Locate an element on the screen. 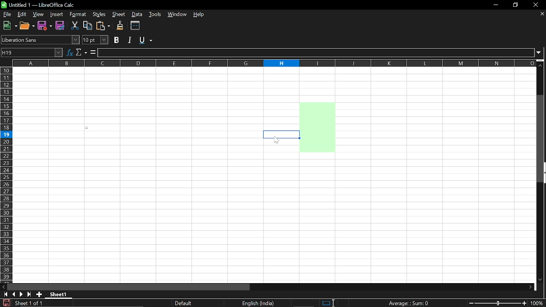  Styles is located at coordinates (98, 14).